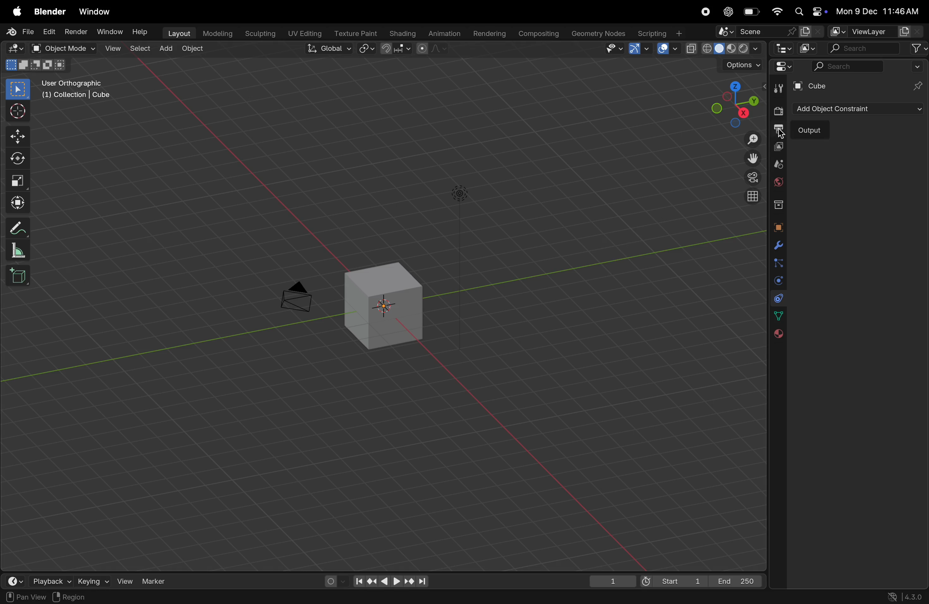  Describe the element at coordinates (778, 297) in the screenshot. I see `constarints` at that location.